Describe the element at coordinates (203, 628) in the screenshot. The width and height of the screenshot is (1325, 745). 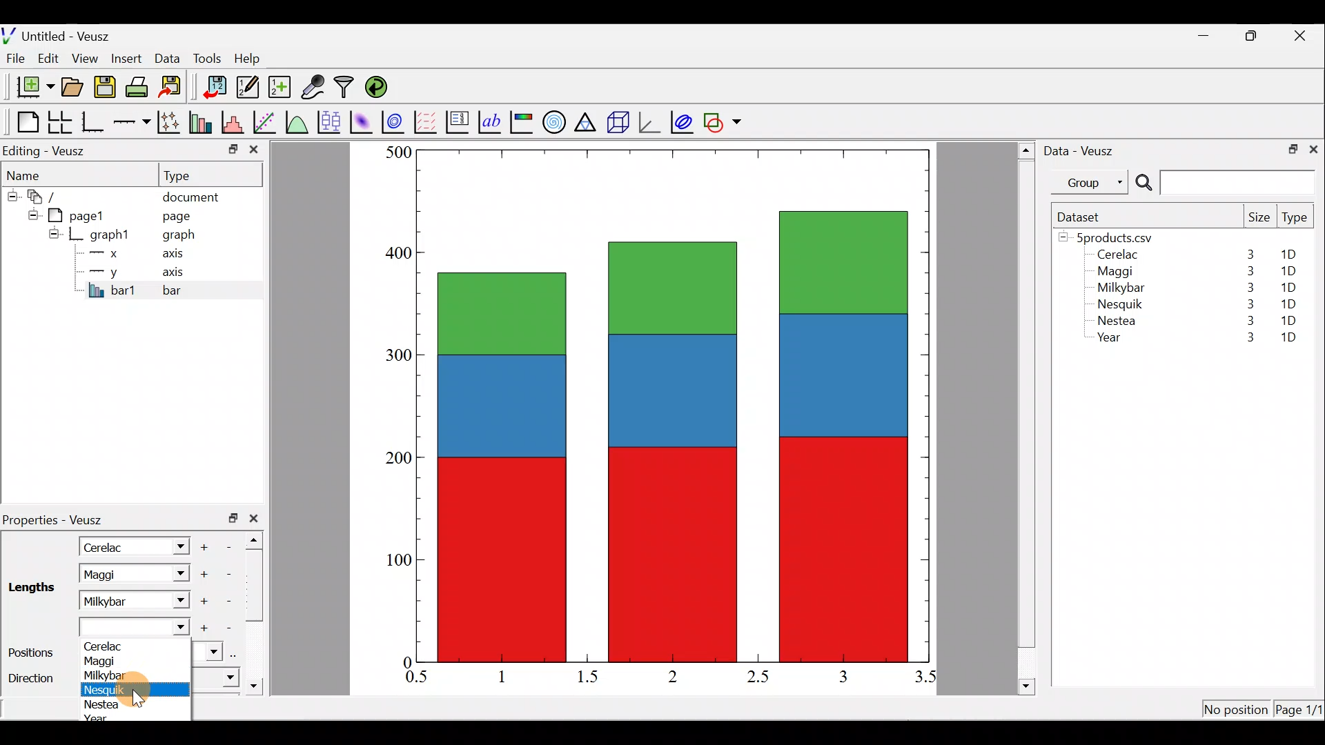
I see `Add another item` at that location.